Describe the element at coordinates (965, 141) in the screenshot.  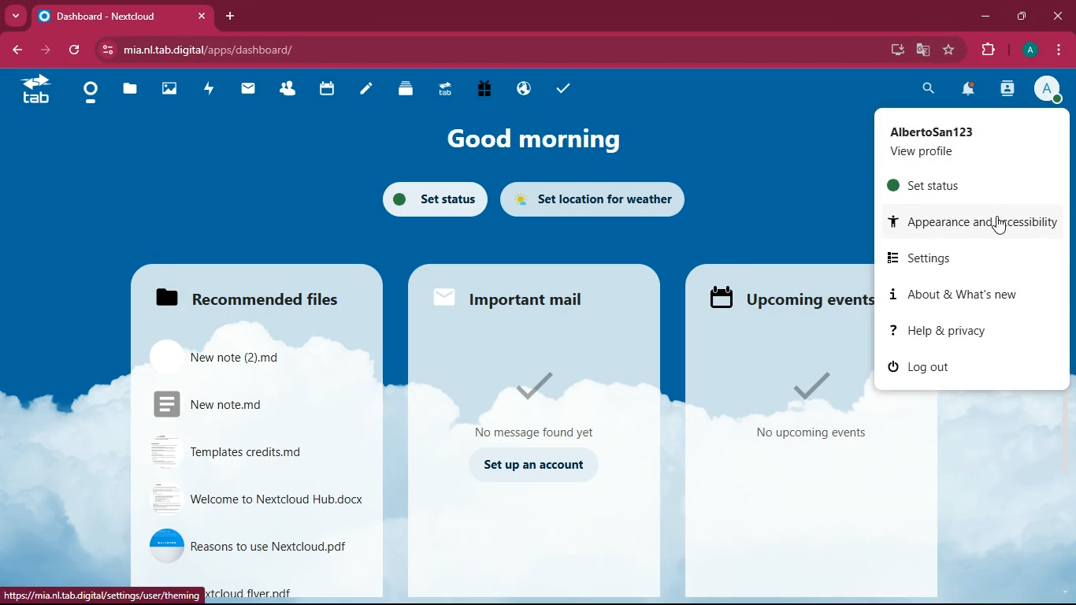
I see `profile` at that location.